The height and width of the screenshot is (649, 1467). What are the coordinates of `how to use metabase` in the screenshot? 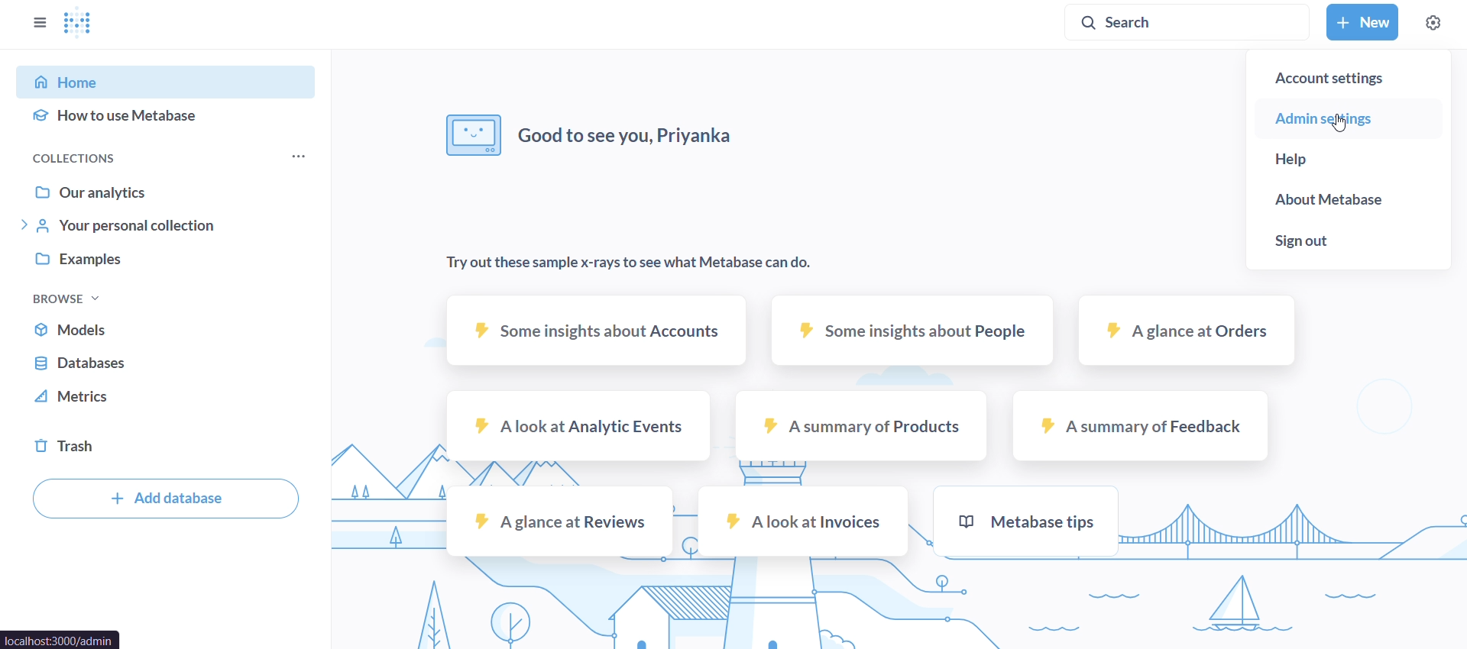 It's located at (172, 116).